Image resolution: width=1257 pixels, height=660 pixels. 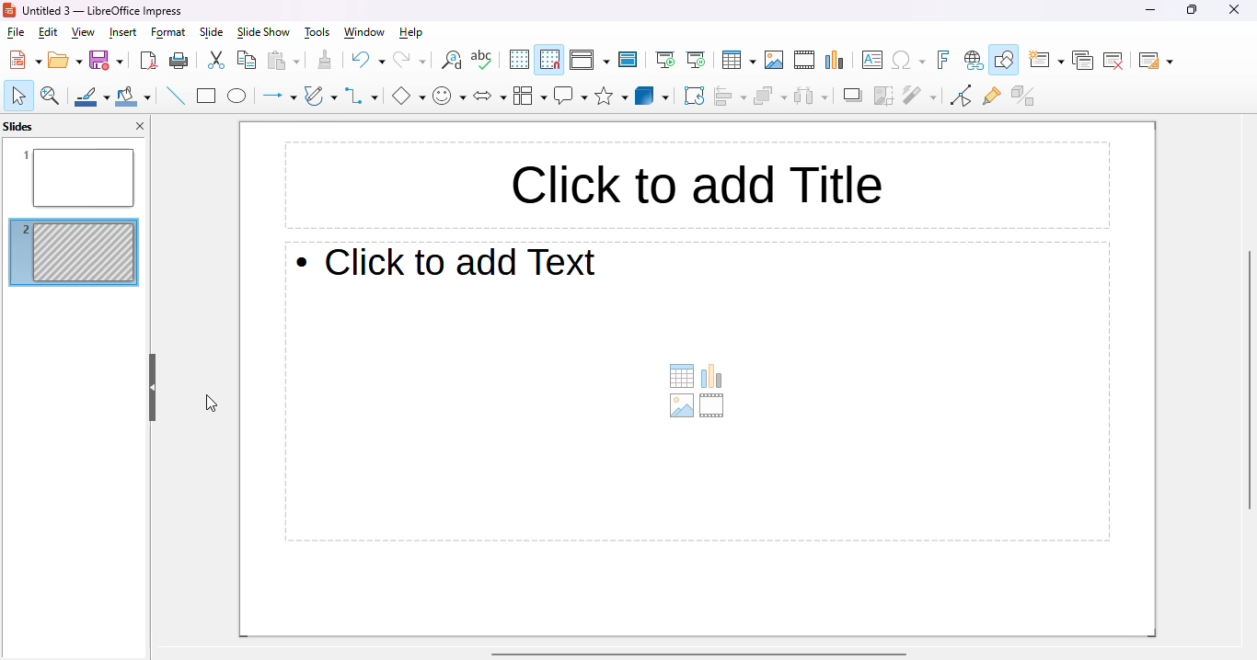 What do you see at coordinates (944, 61) in the screenshot?
I see `insert fontwork text` at bounding box center [944, 61].